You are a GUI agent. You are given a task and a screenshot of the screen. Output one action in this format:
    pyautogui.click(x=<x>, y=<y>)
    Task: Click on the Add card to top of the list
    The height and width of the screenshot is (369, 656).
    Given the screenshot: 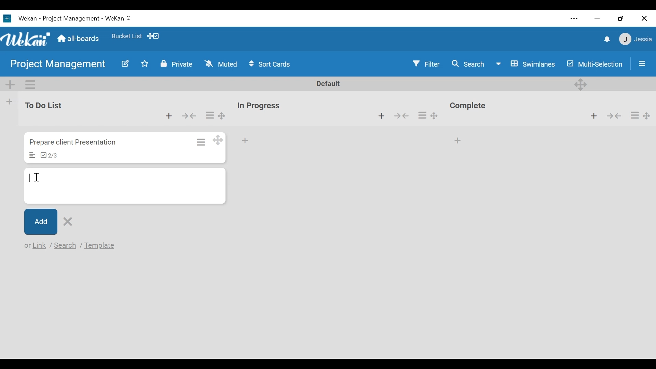 What is the action you would take?
    pyautogui.click(x=595, y=116)
    